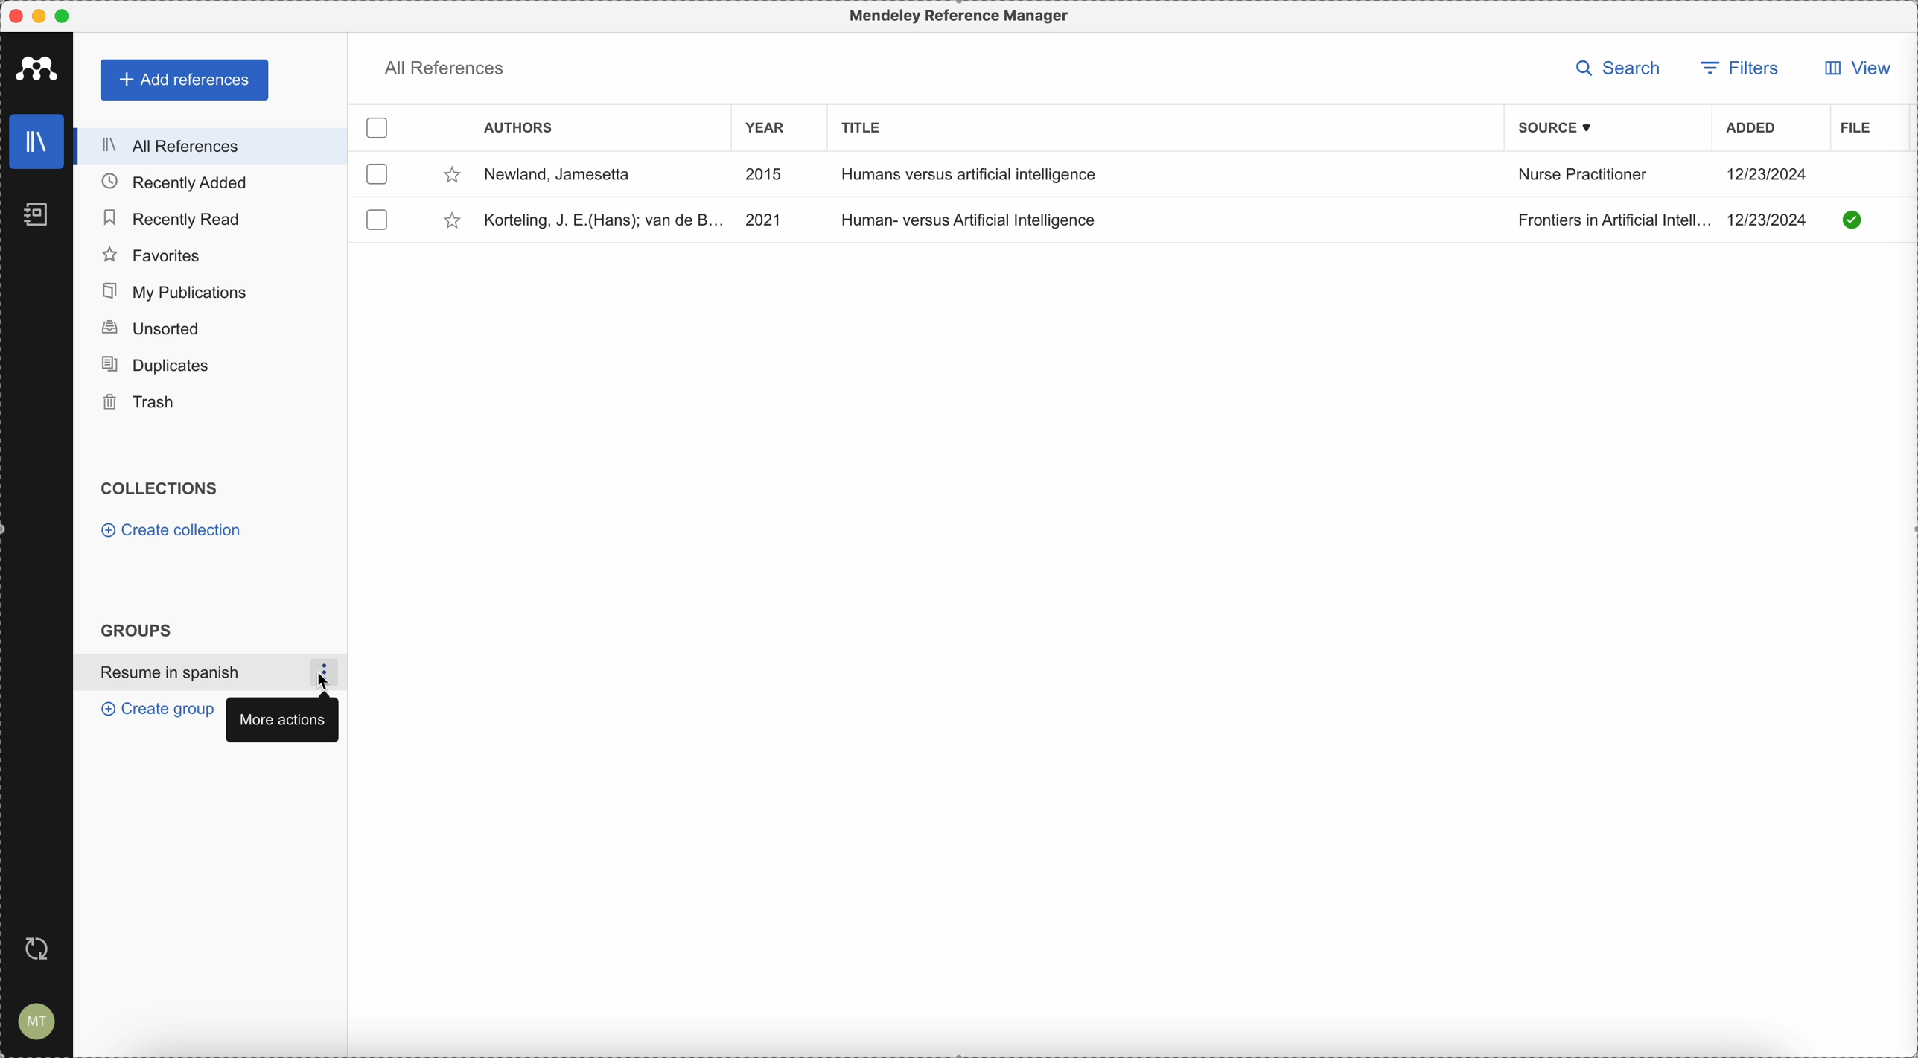 The height and width of the screenshot is (1058, 1918). What do you see at coordinates (39, 949) in the screenshot?
I see `last sync` at bounding box center [39, 949].